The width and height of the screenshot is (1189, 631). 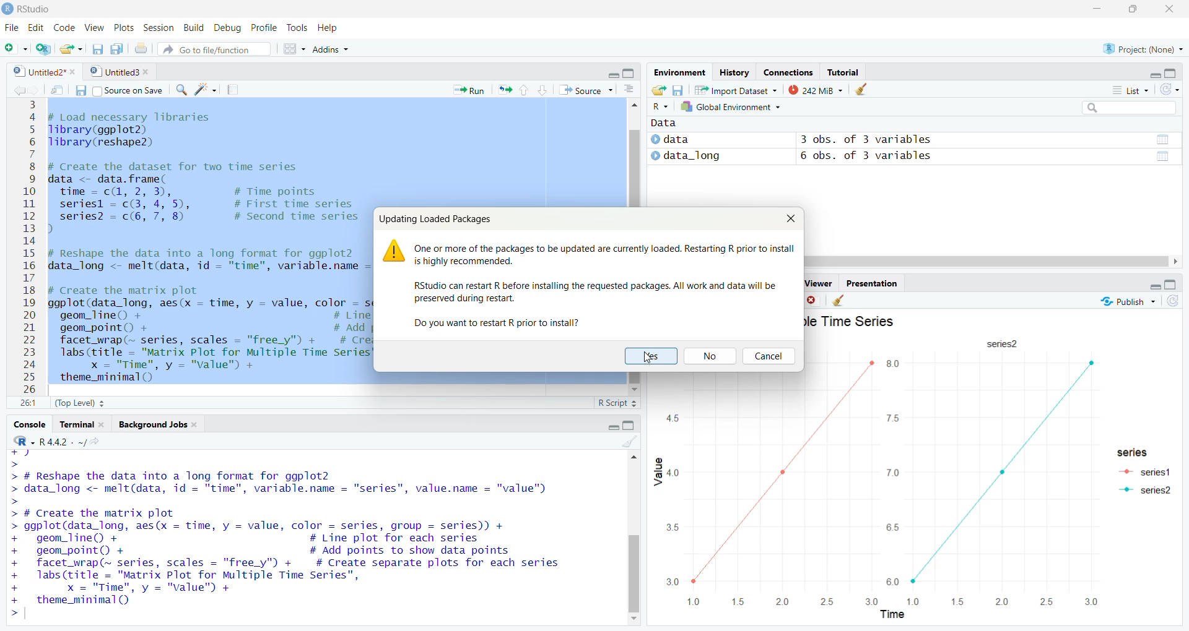 What do you see at coordinates (59, 90) in the screenshot?
I see `show in window` at bounding box center [59, 90].